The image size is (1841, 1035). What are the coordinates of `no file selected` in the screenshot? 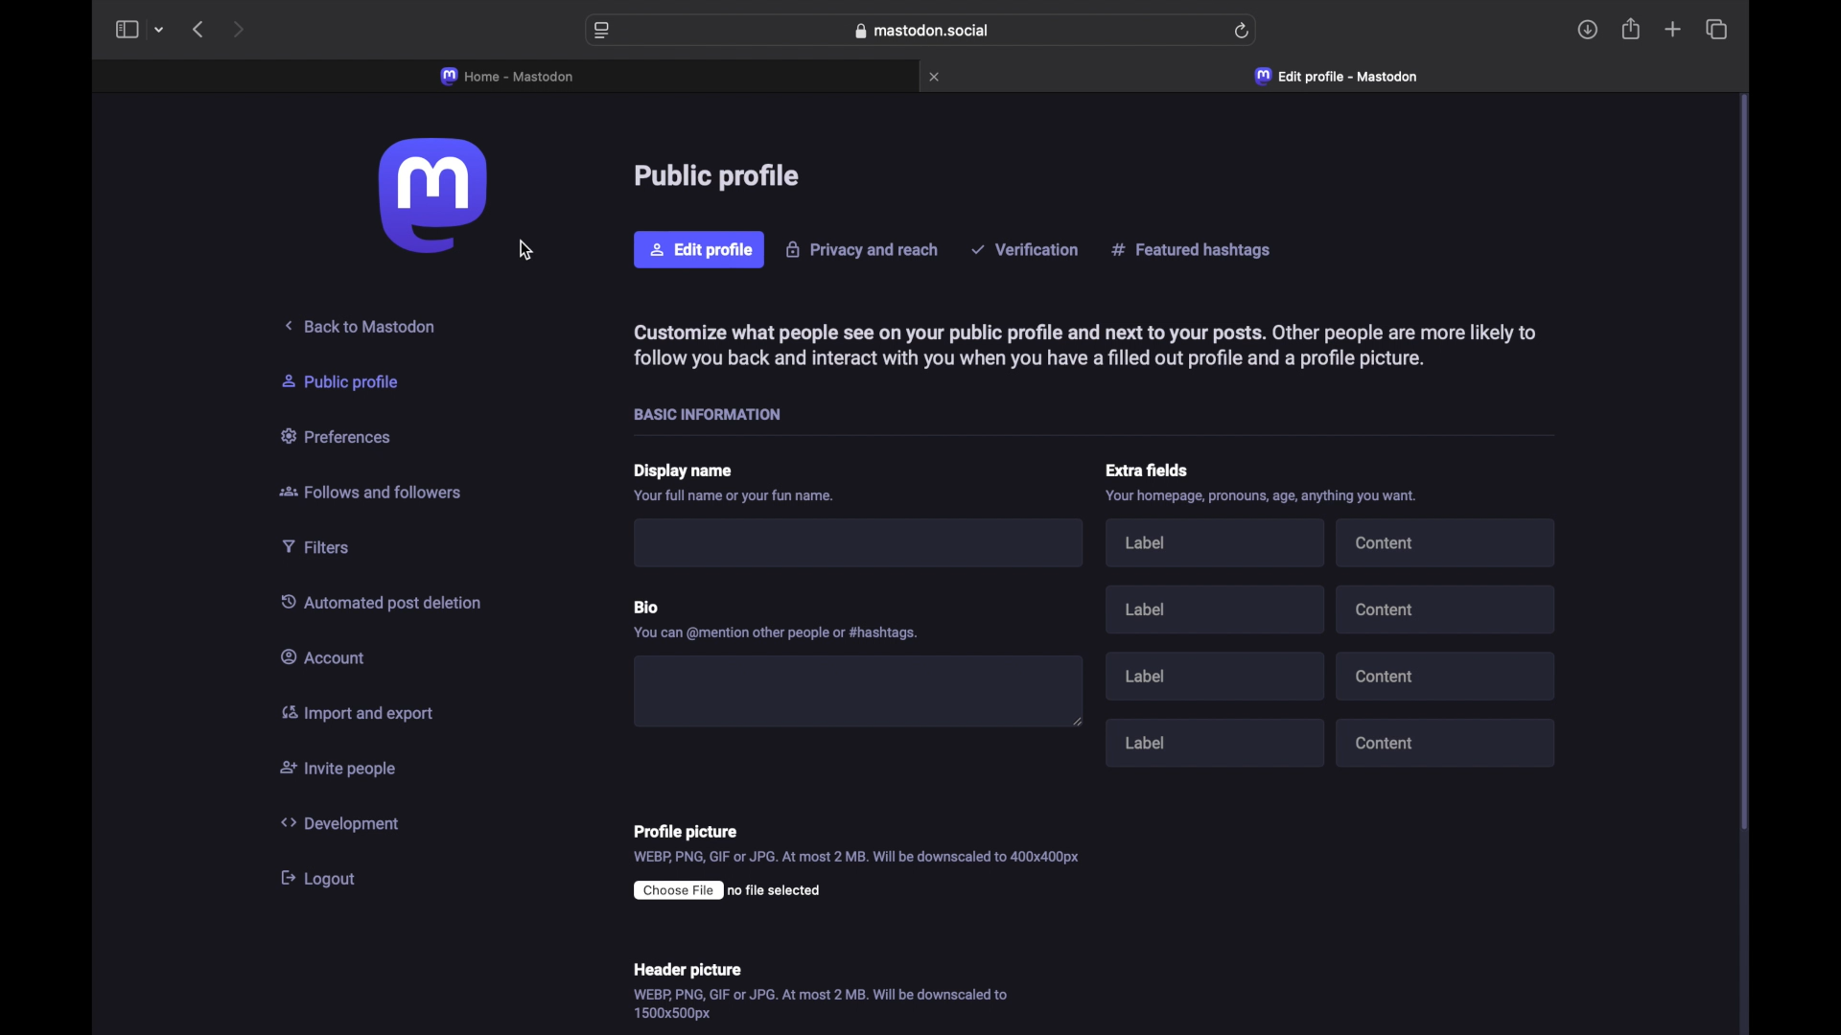 It's located at (778, 889).